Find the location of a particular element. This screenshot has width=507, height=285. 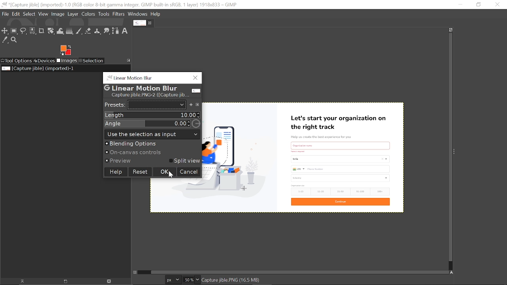

Images is located at coordinates (67, 61).